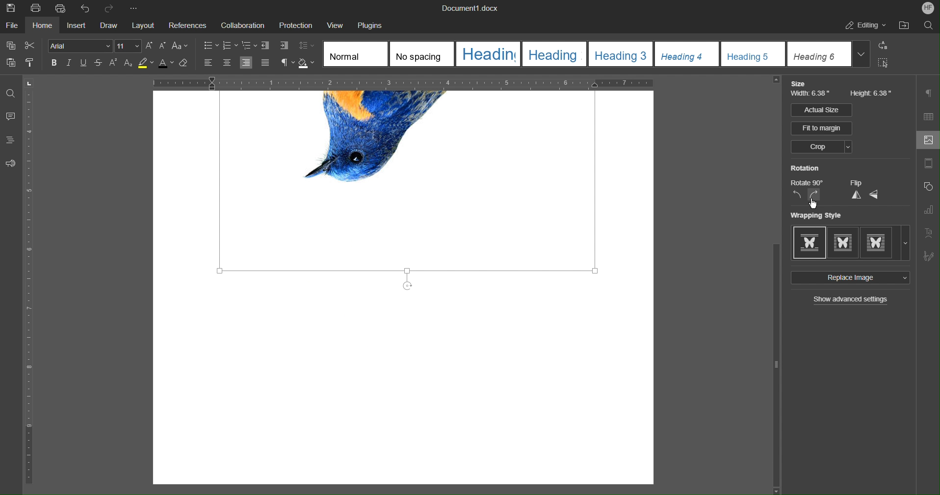 Image resolution: width=940 pixels, height=495 pixels. Describe the element at coordinates (265, 46) in the screenshot. I see `Decrease Indent` at that location.